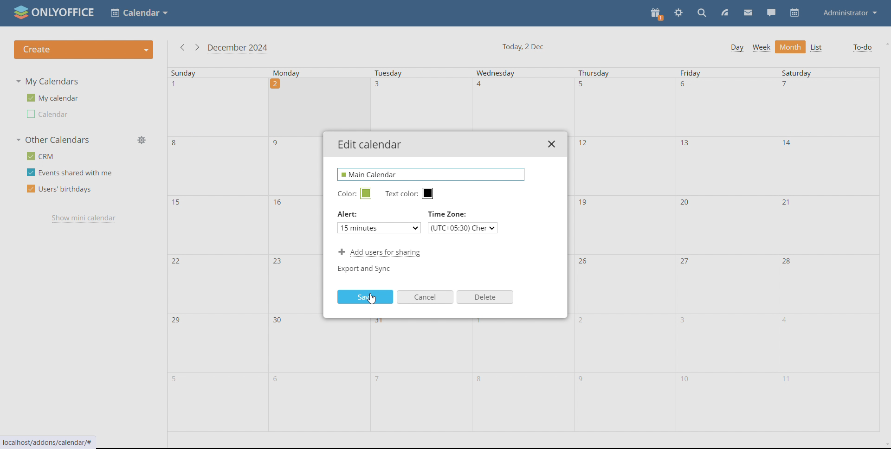 This screenshot has width=891, height=449. I want to click on search, so click(701, 14).